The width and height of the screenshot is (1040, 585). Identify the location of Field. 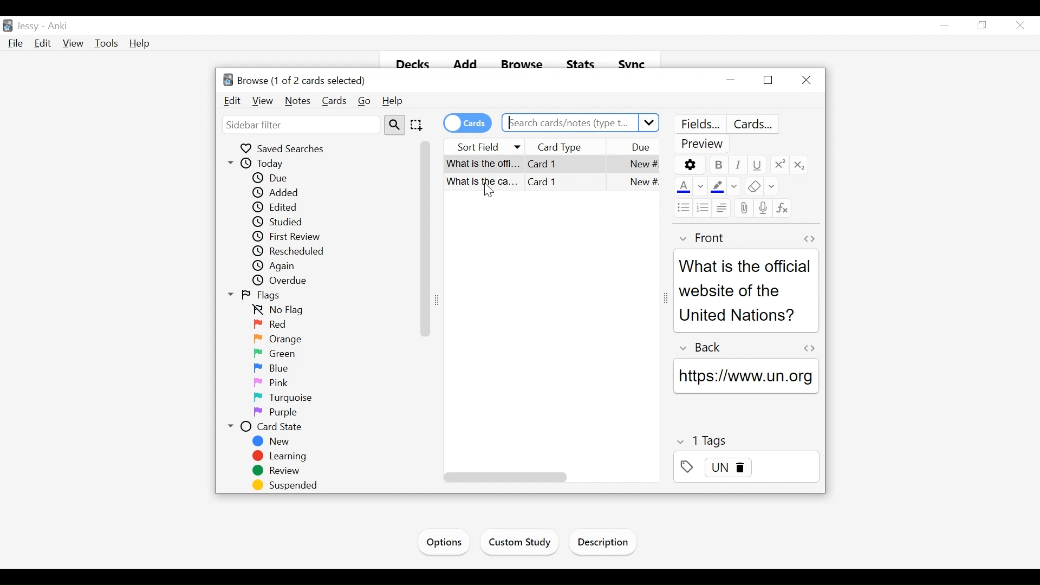
(700, 238).